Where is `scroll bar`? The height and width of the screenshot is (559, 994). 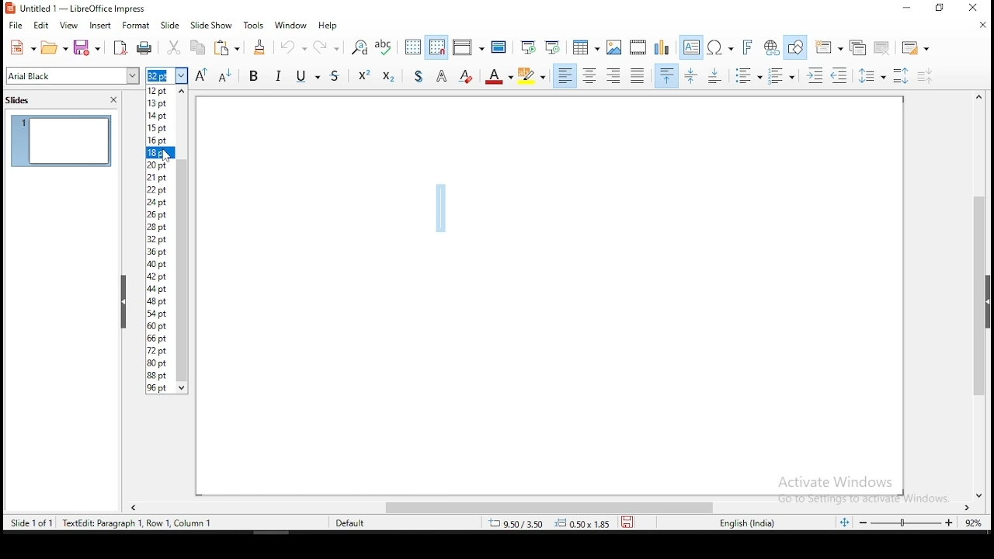
scroll bar is located at coordinates (981, 295).